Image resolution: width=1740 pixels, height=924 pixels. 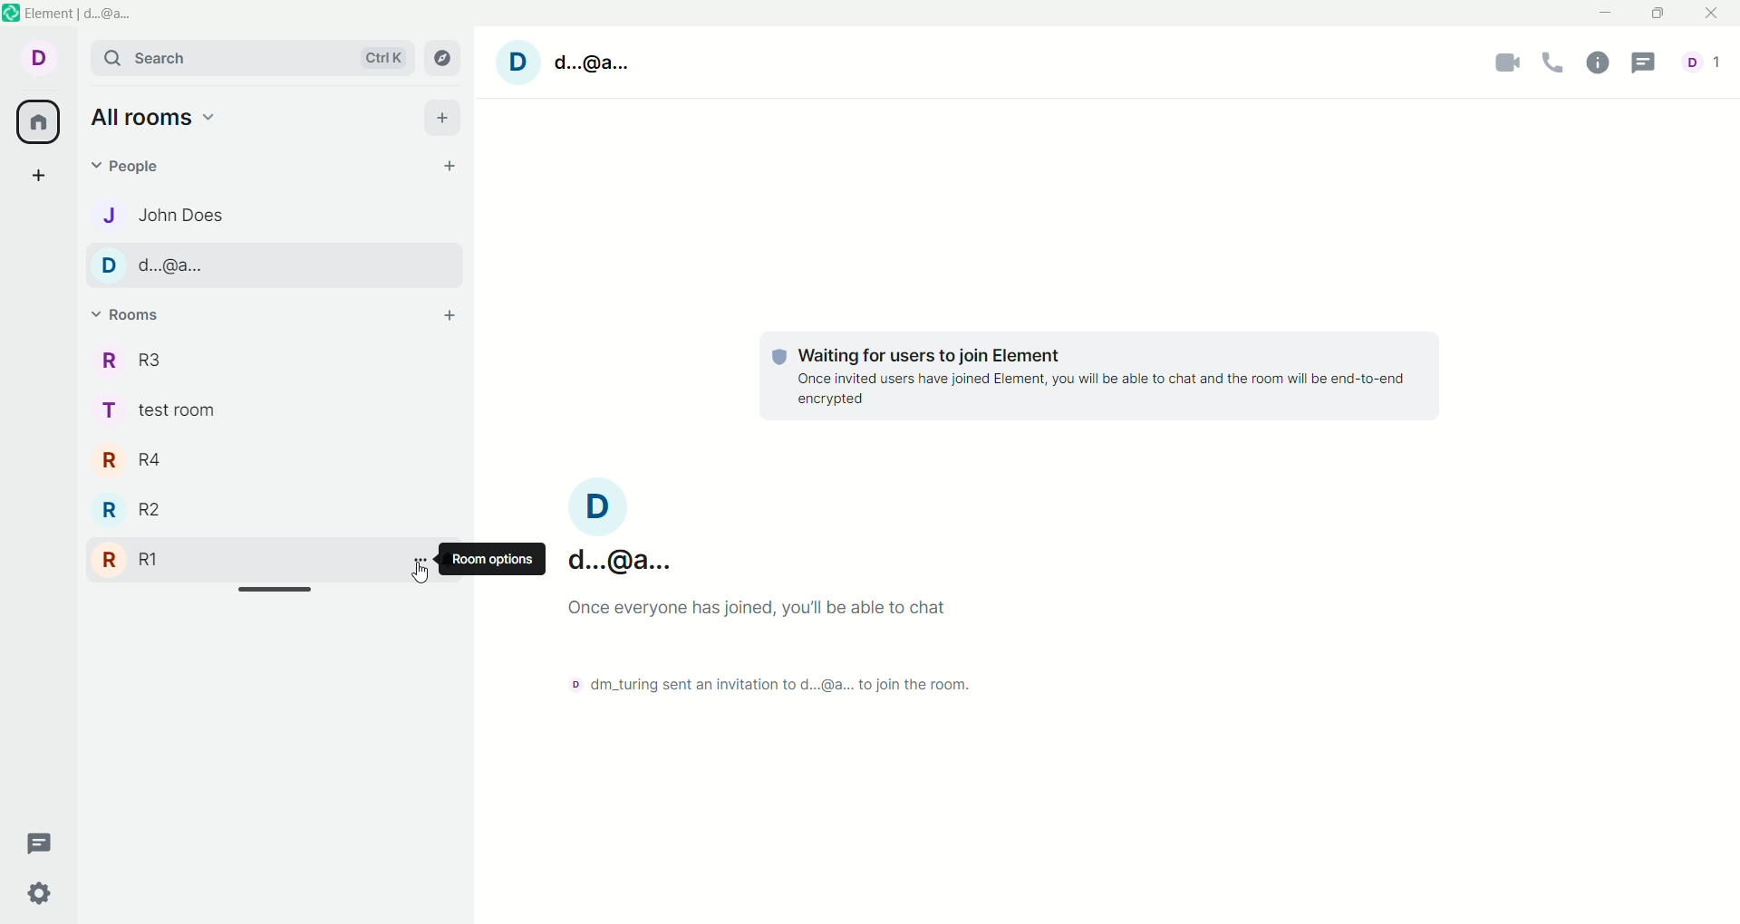 What do you see at coordinates (137, 509) in the screenshot?
I see `r r2` at bounding box center [137, 509].